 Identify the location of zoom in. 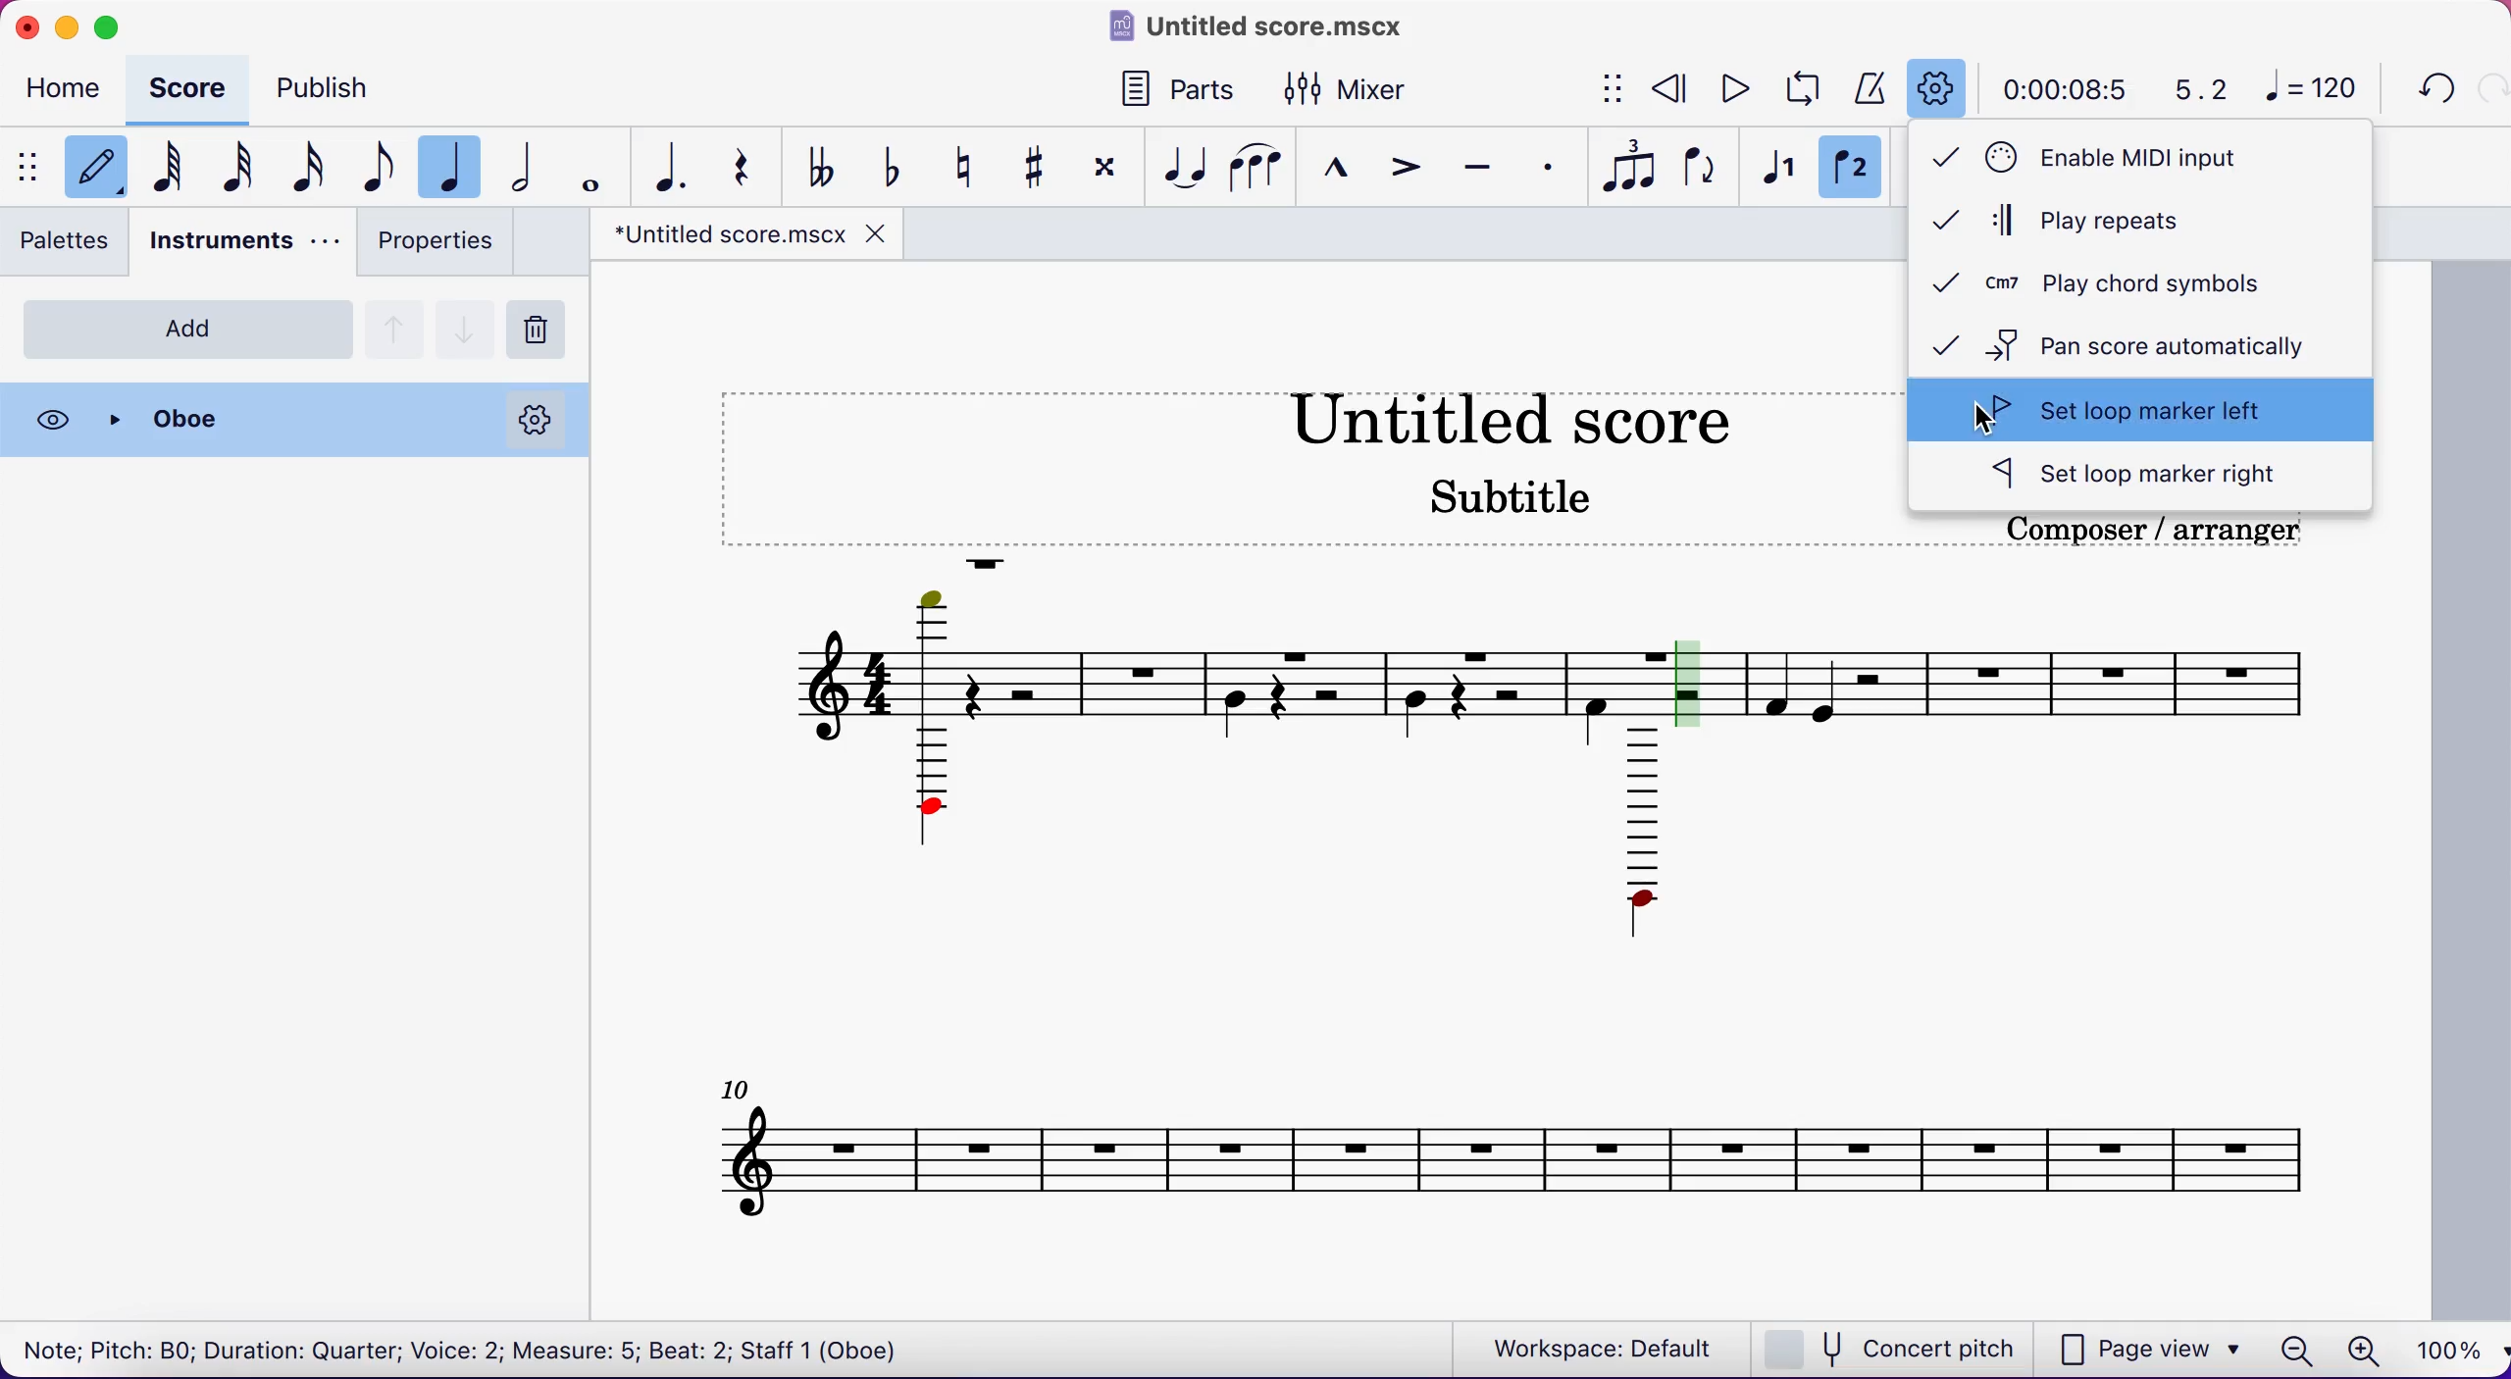
(2362, 1346).